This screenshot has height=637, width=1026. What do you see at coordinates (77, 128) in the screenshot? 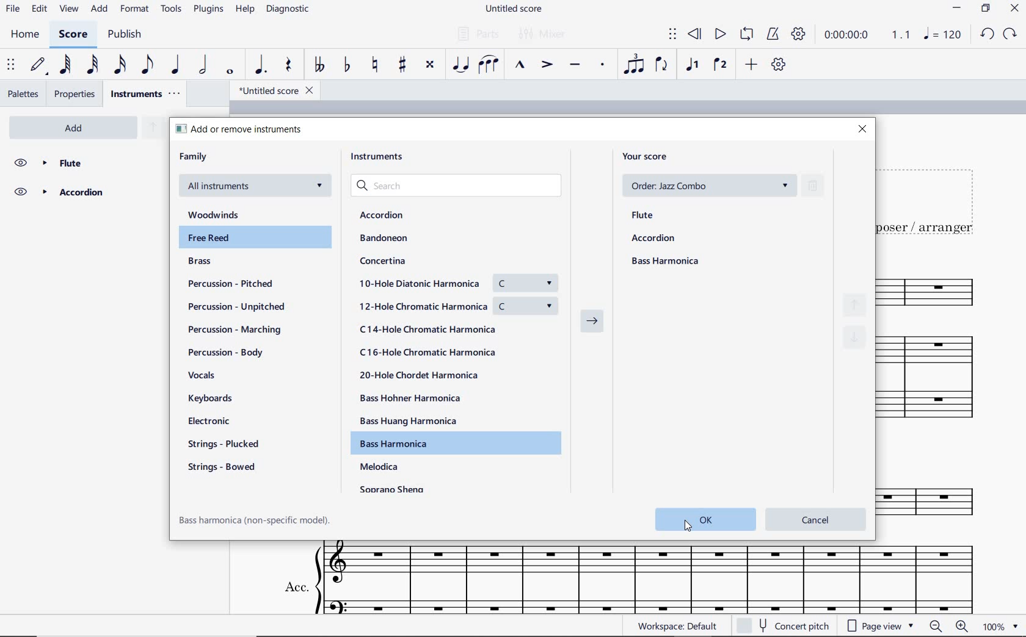
I see `add` at bounding box center [77, 128].